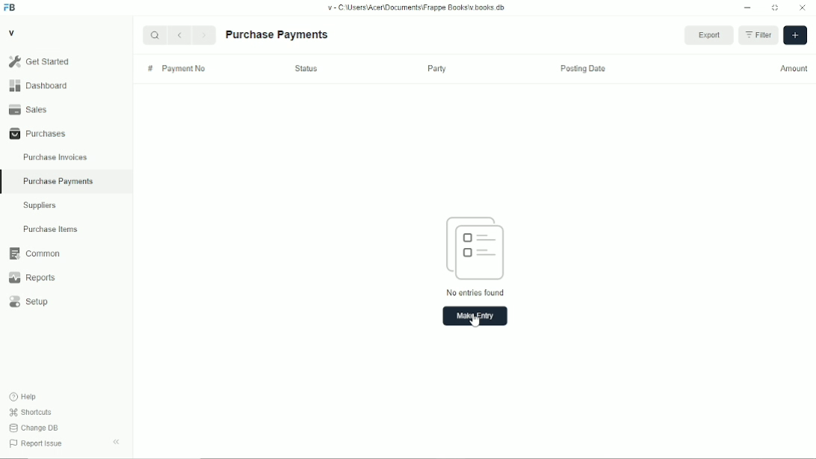 This screenshot has height=459, width=816. Describe the element at coordinates (116, 442) in the screenshot. I see `Collapse` at that location.